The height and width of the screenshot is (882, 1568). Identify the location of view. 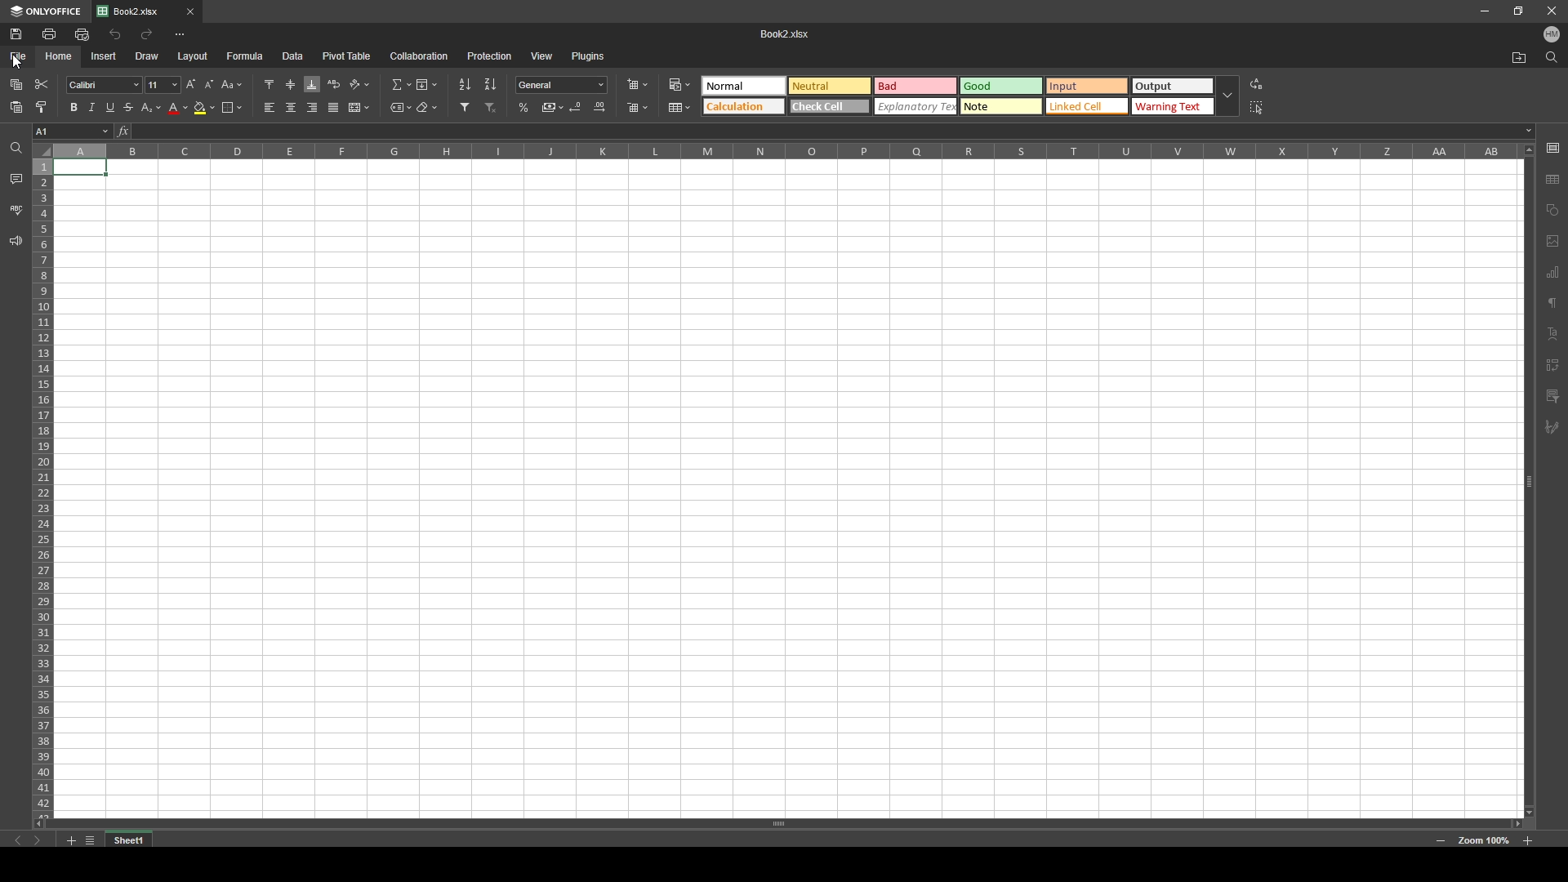
(541, 56).